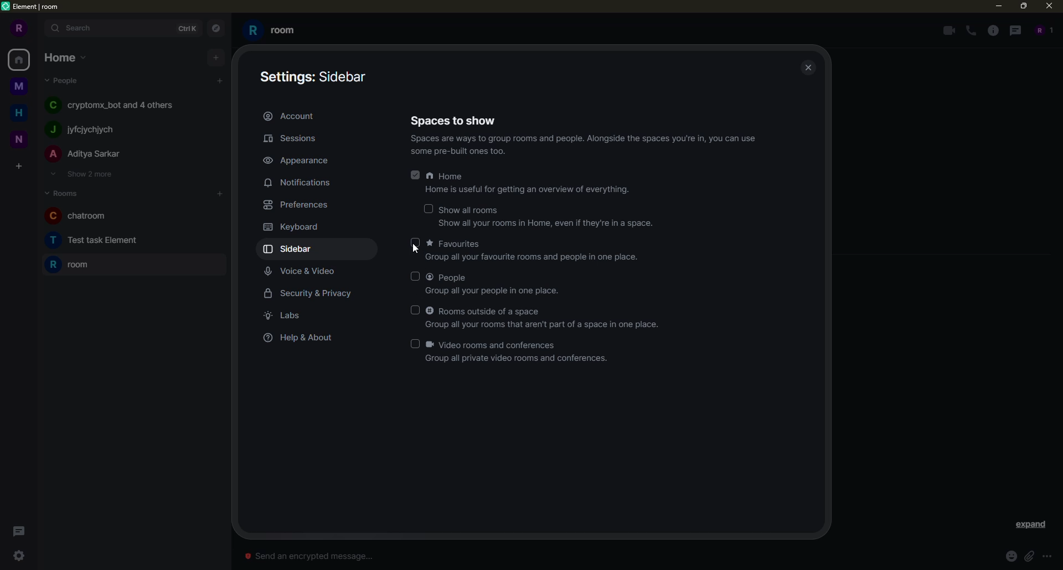 The height and width of the screenshot is (570, 1063). Describe the element at coordinates (95, 157) in the screenshot. I see `A Aditya Sarkar` at that location.